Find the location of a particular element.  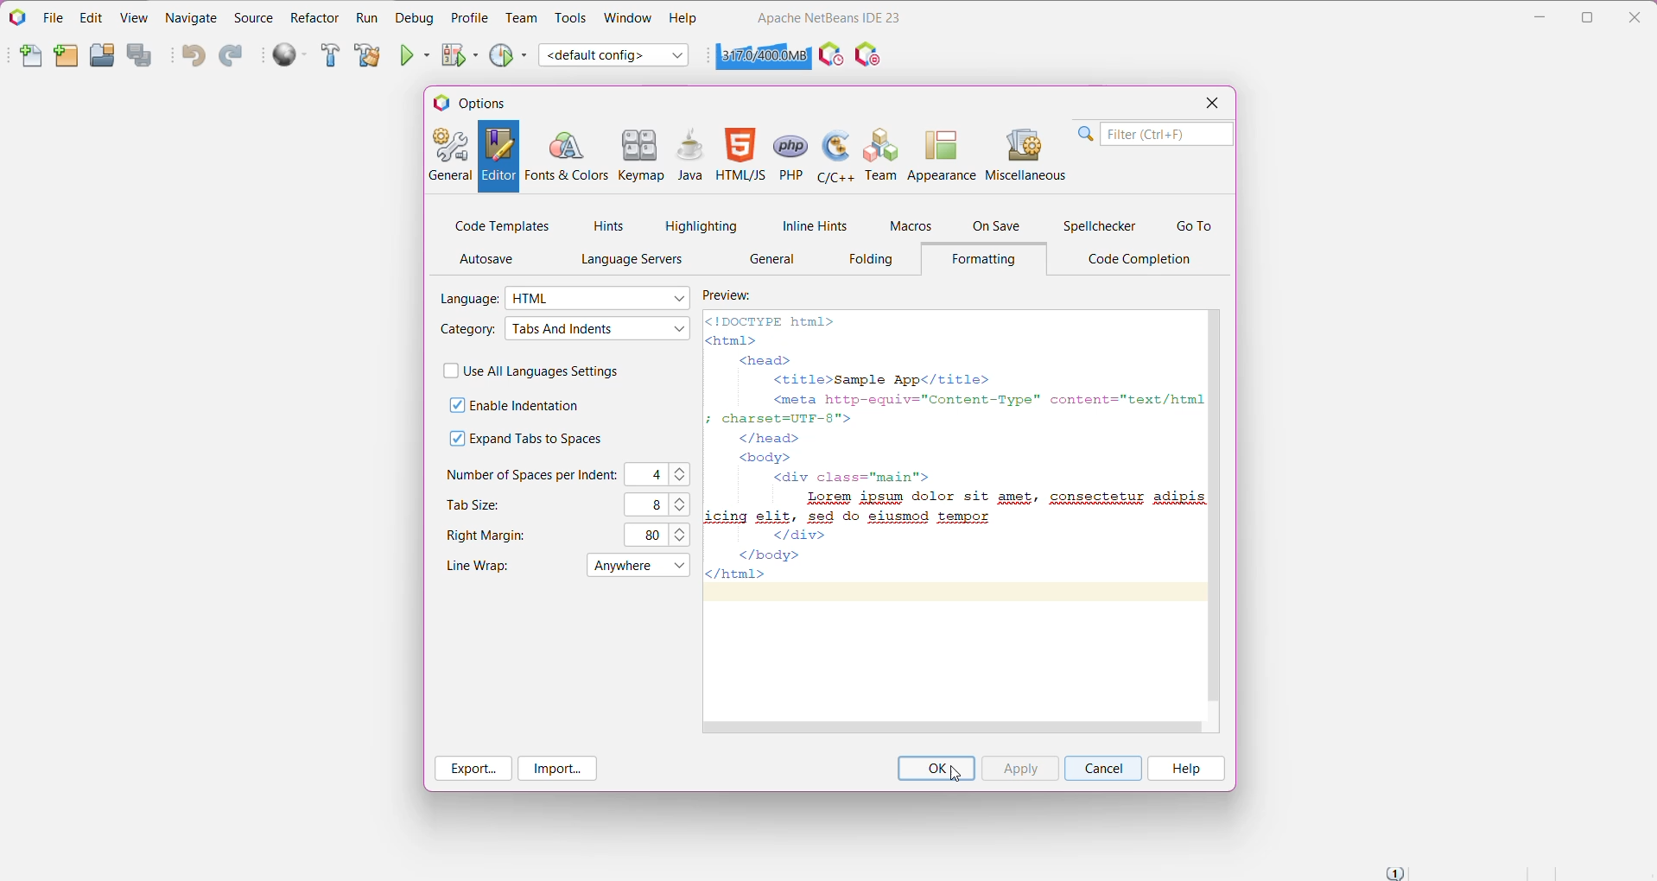

Import is located at coordinates (557, 770).